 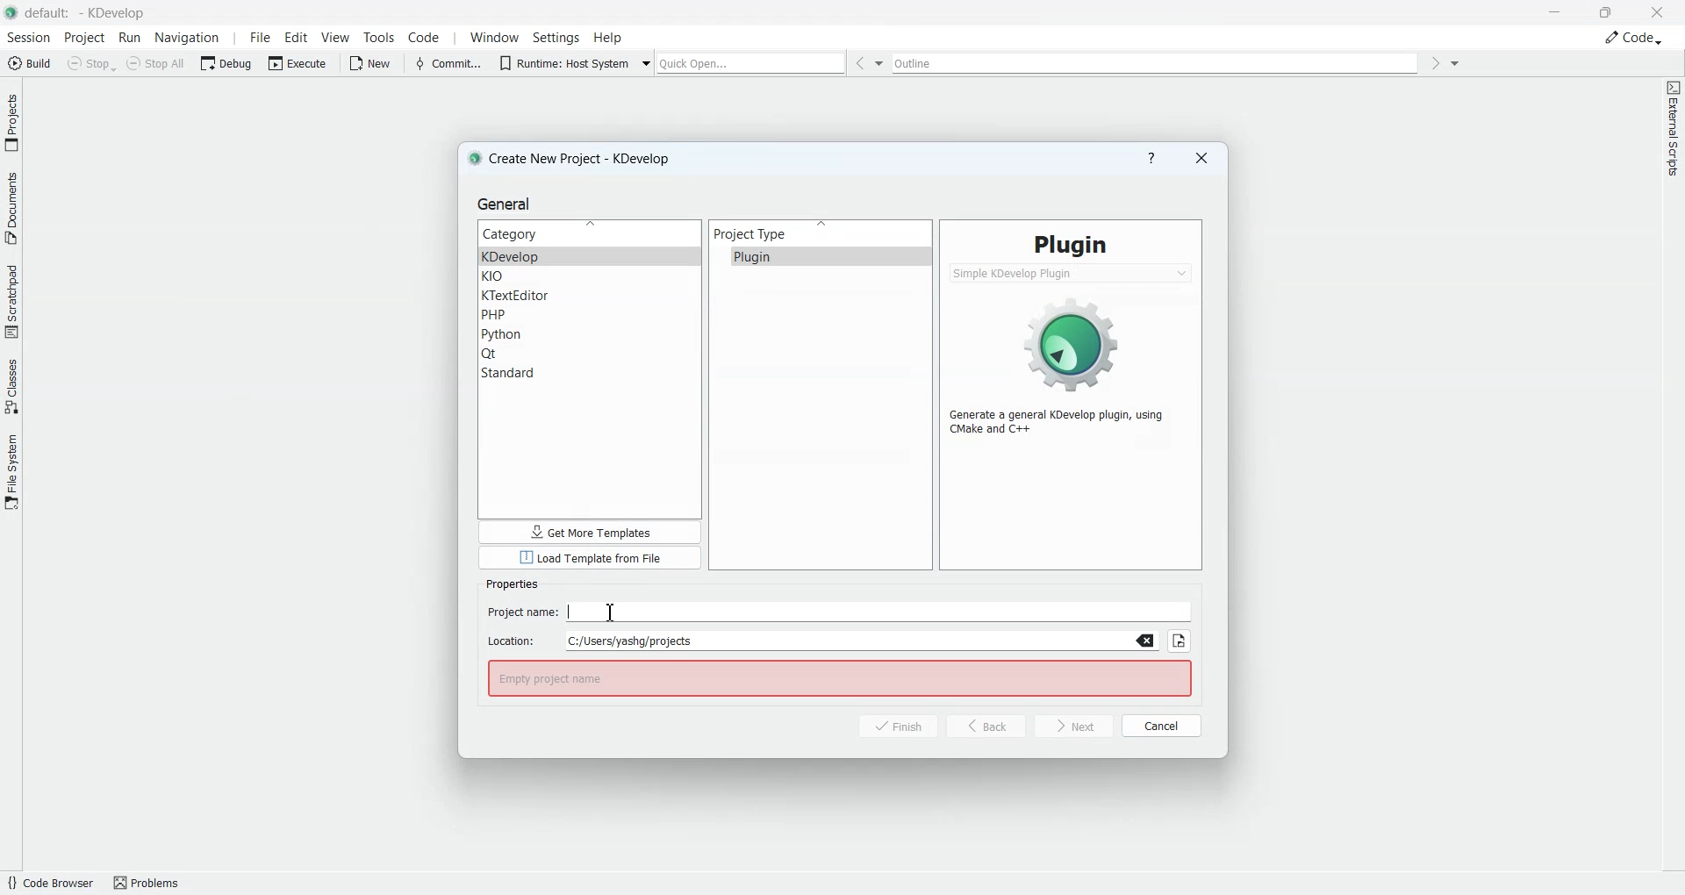 I want to click on cancel, so click(x=1162, y=724).